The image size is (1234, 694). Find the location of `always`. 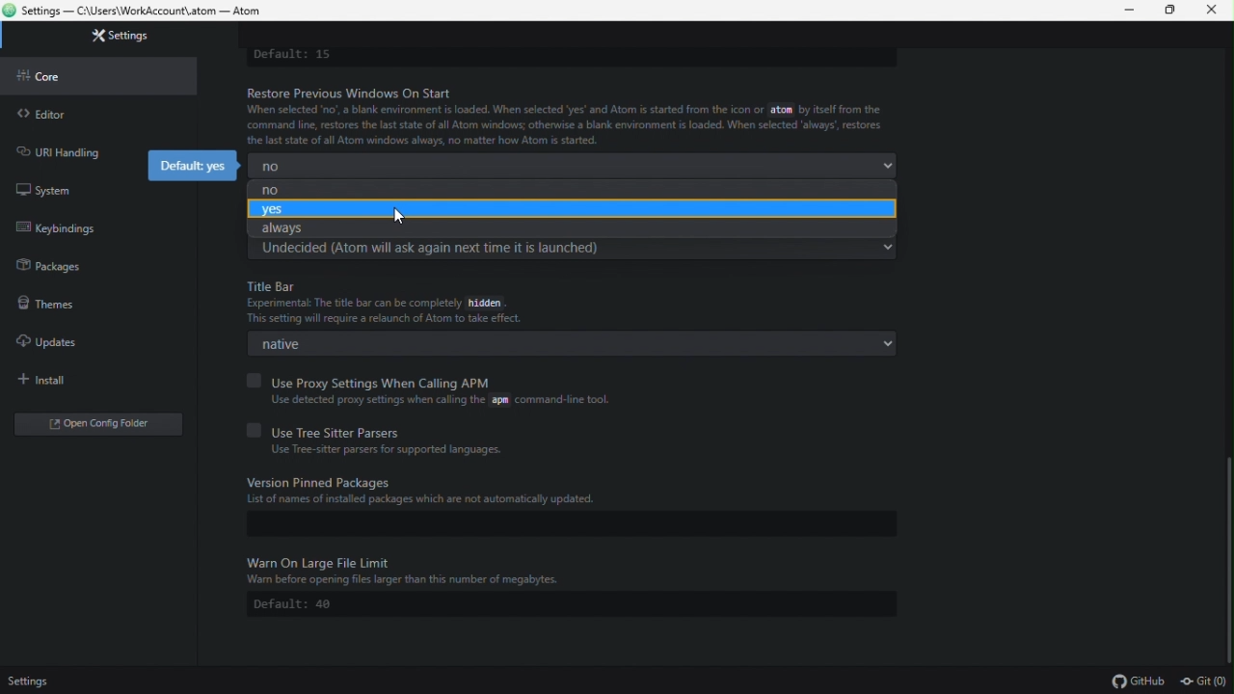

always is located at coordinates (561, 229).